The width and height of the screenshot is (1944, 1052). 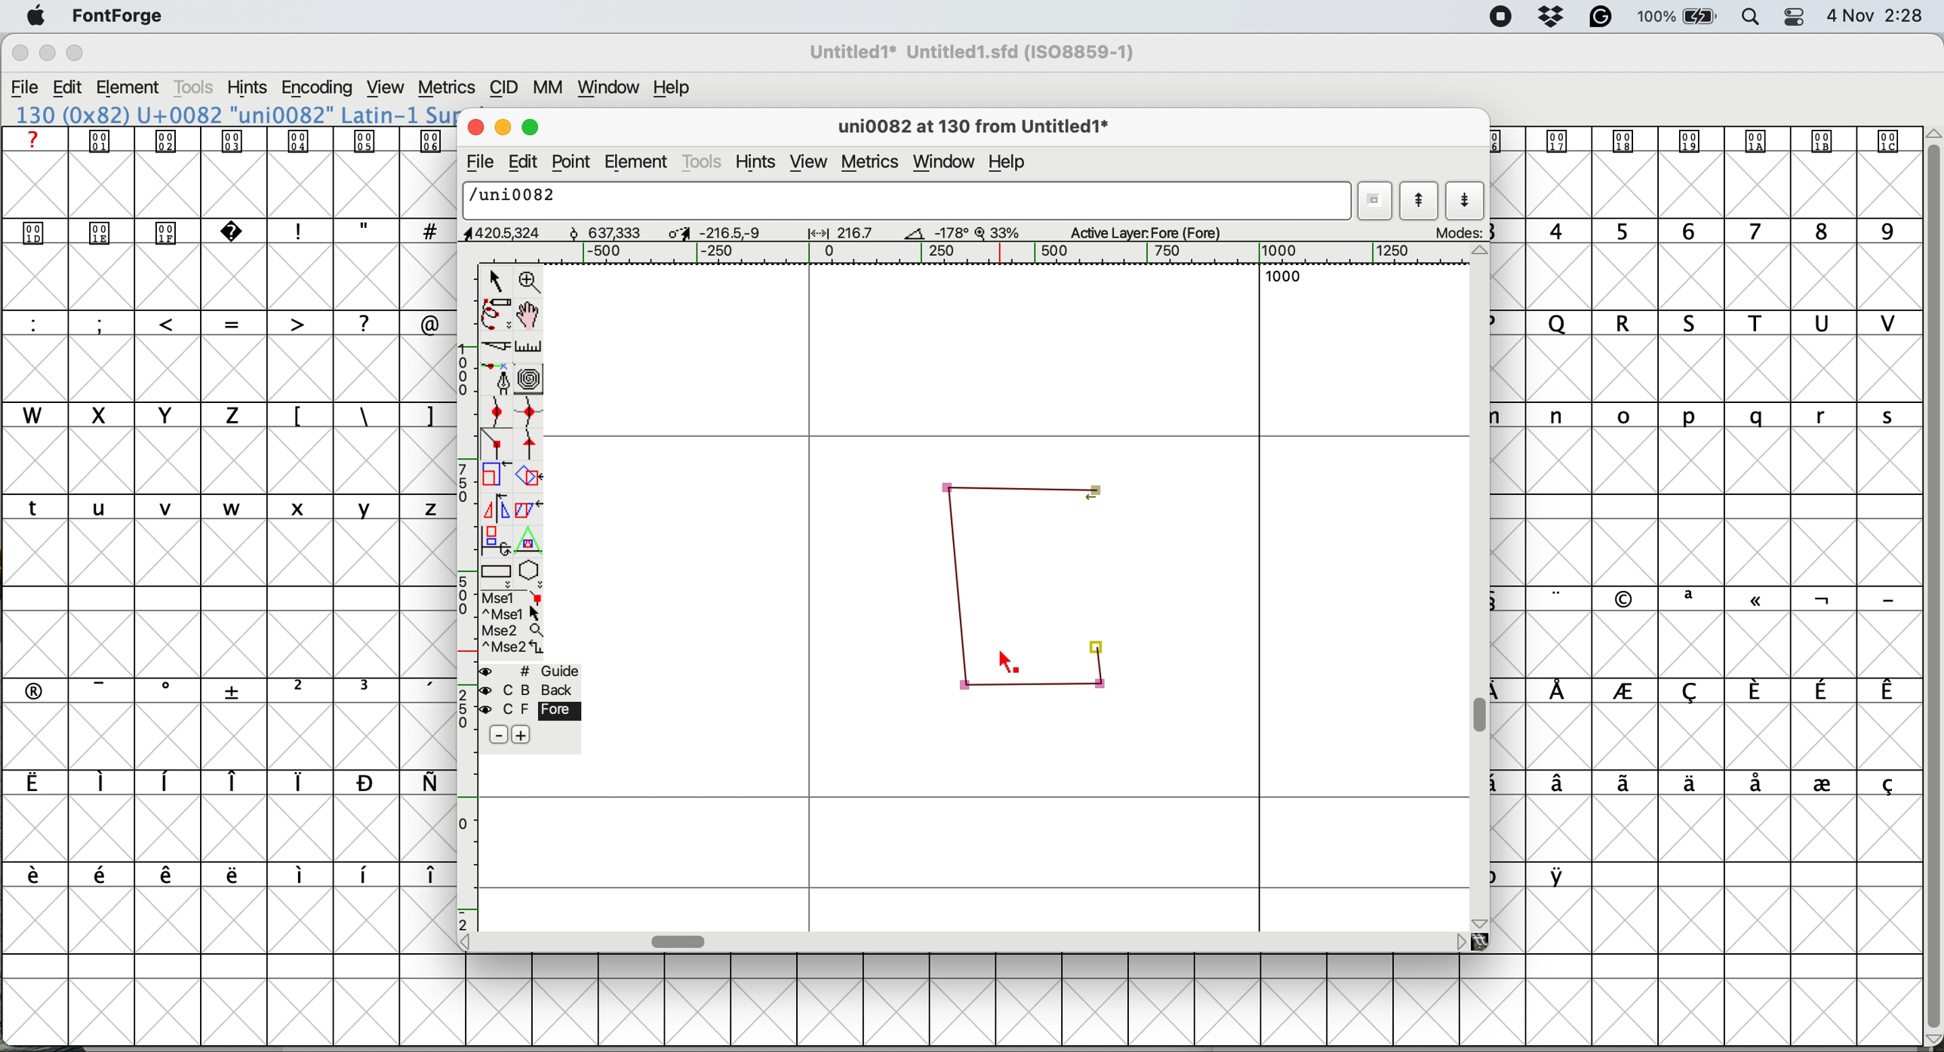 I want to click on add a point and drag out its control points, so click(x=500, y=378).